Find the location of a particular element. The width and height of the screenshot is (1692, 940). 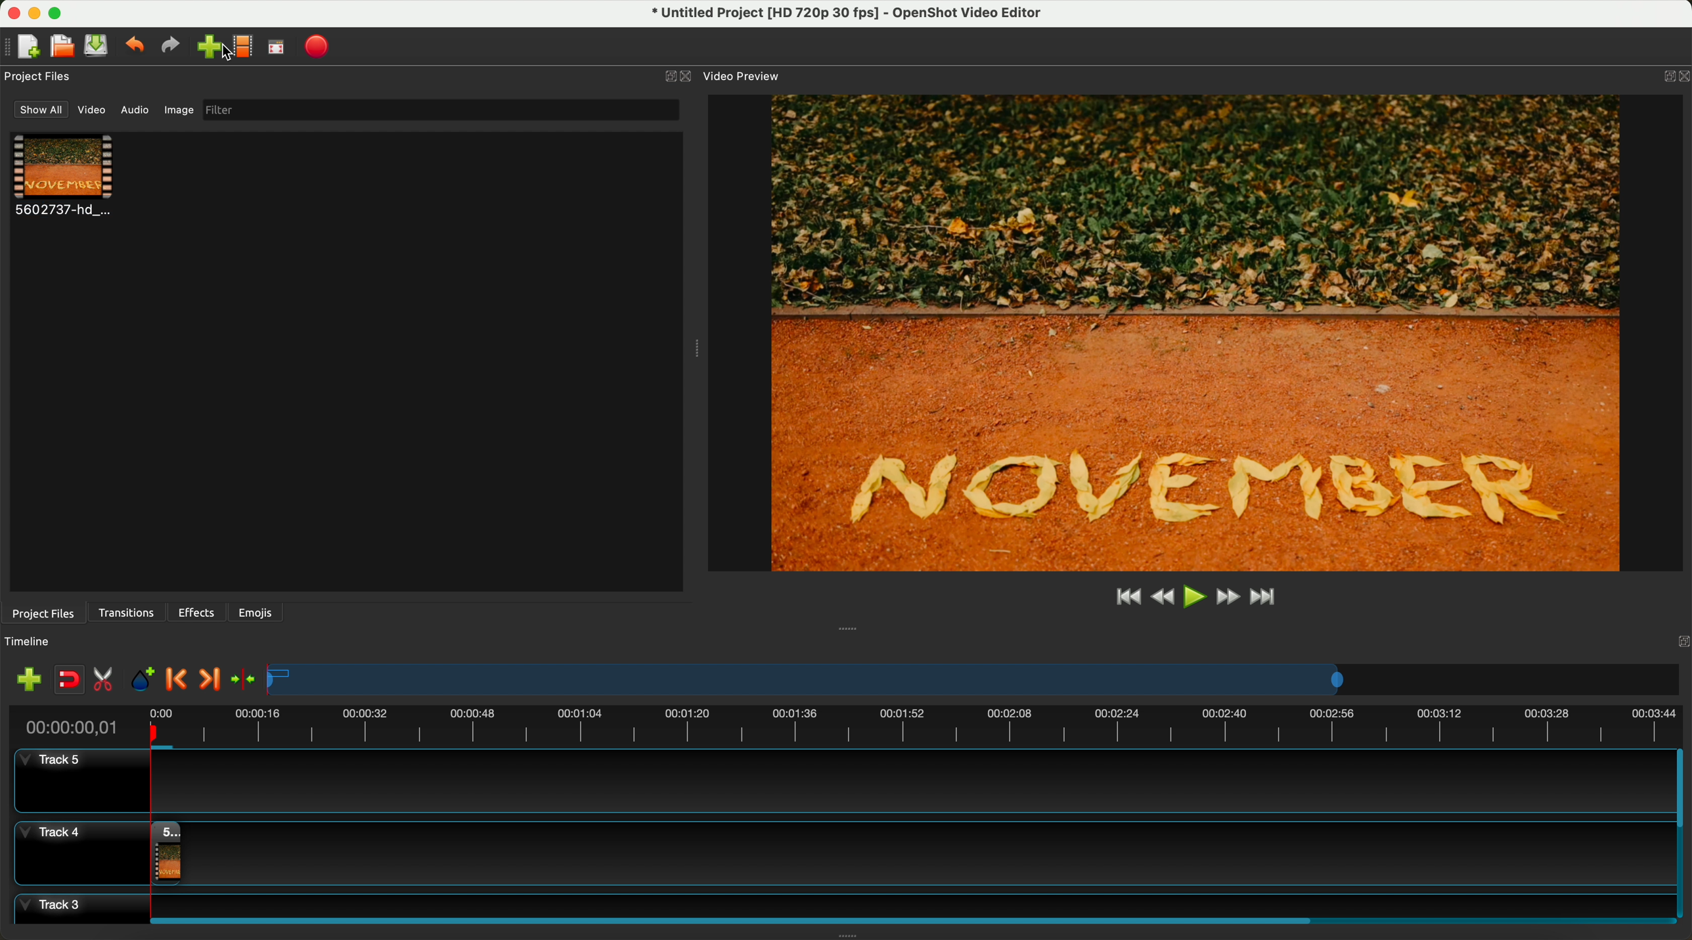

scroll bar is located at coordinates (906, 918).